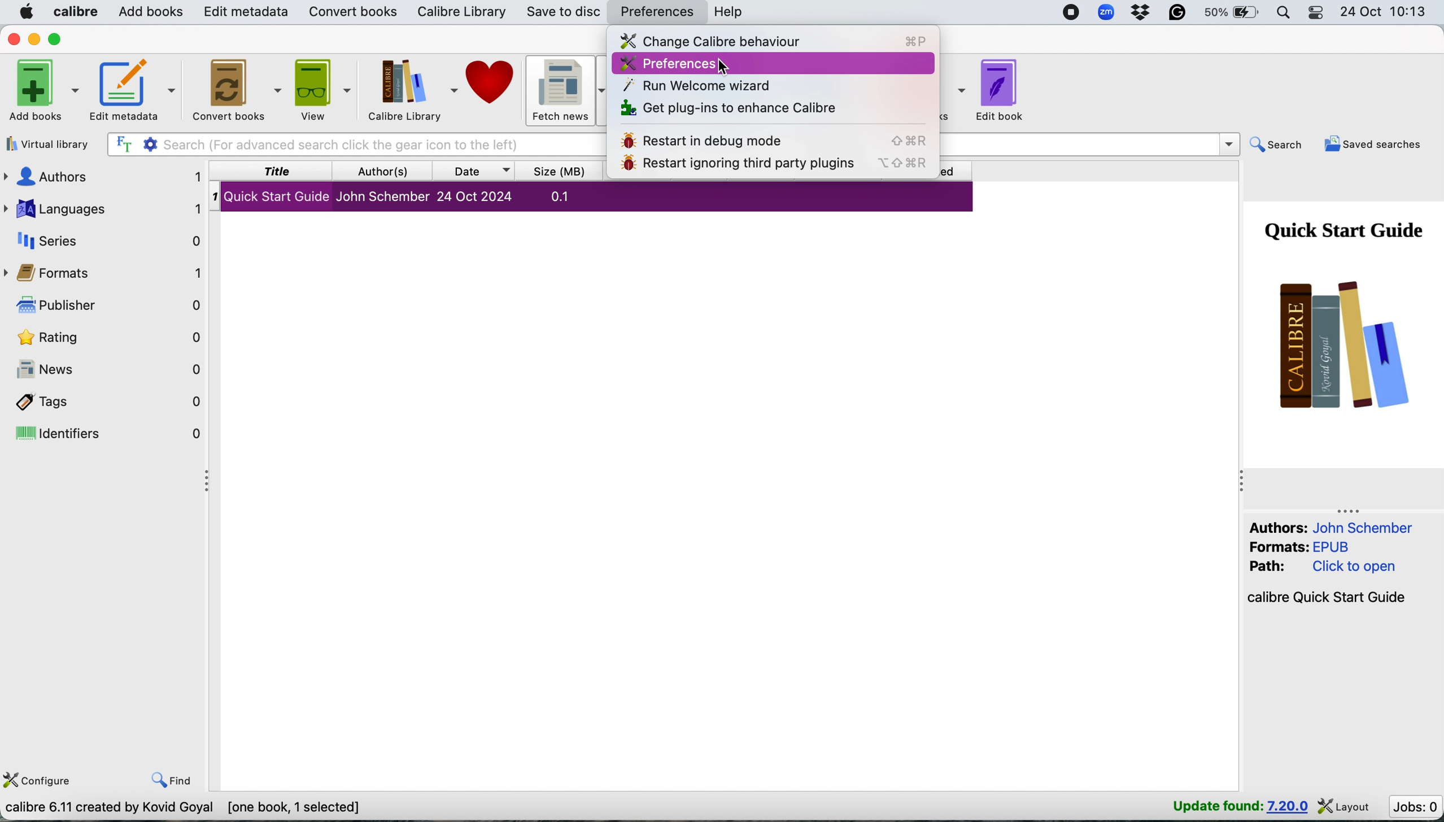  What do you see at coordinates (700, 85) in the screenshot?
I see `run welcome wizard` at bounding box center [700, 85].